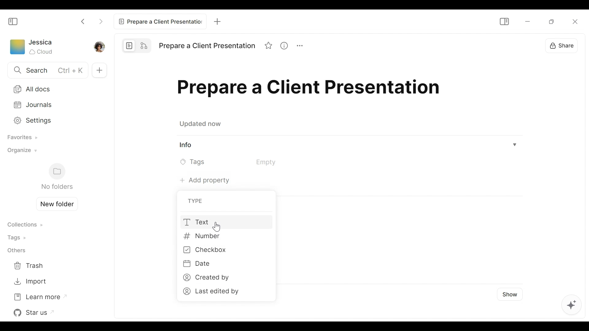 The width and height of the screenshot is (589, 331). What do you see at coordinates (19, 237) in the screenshot?
I see `Tags` at bounding box center [19, 237].